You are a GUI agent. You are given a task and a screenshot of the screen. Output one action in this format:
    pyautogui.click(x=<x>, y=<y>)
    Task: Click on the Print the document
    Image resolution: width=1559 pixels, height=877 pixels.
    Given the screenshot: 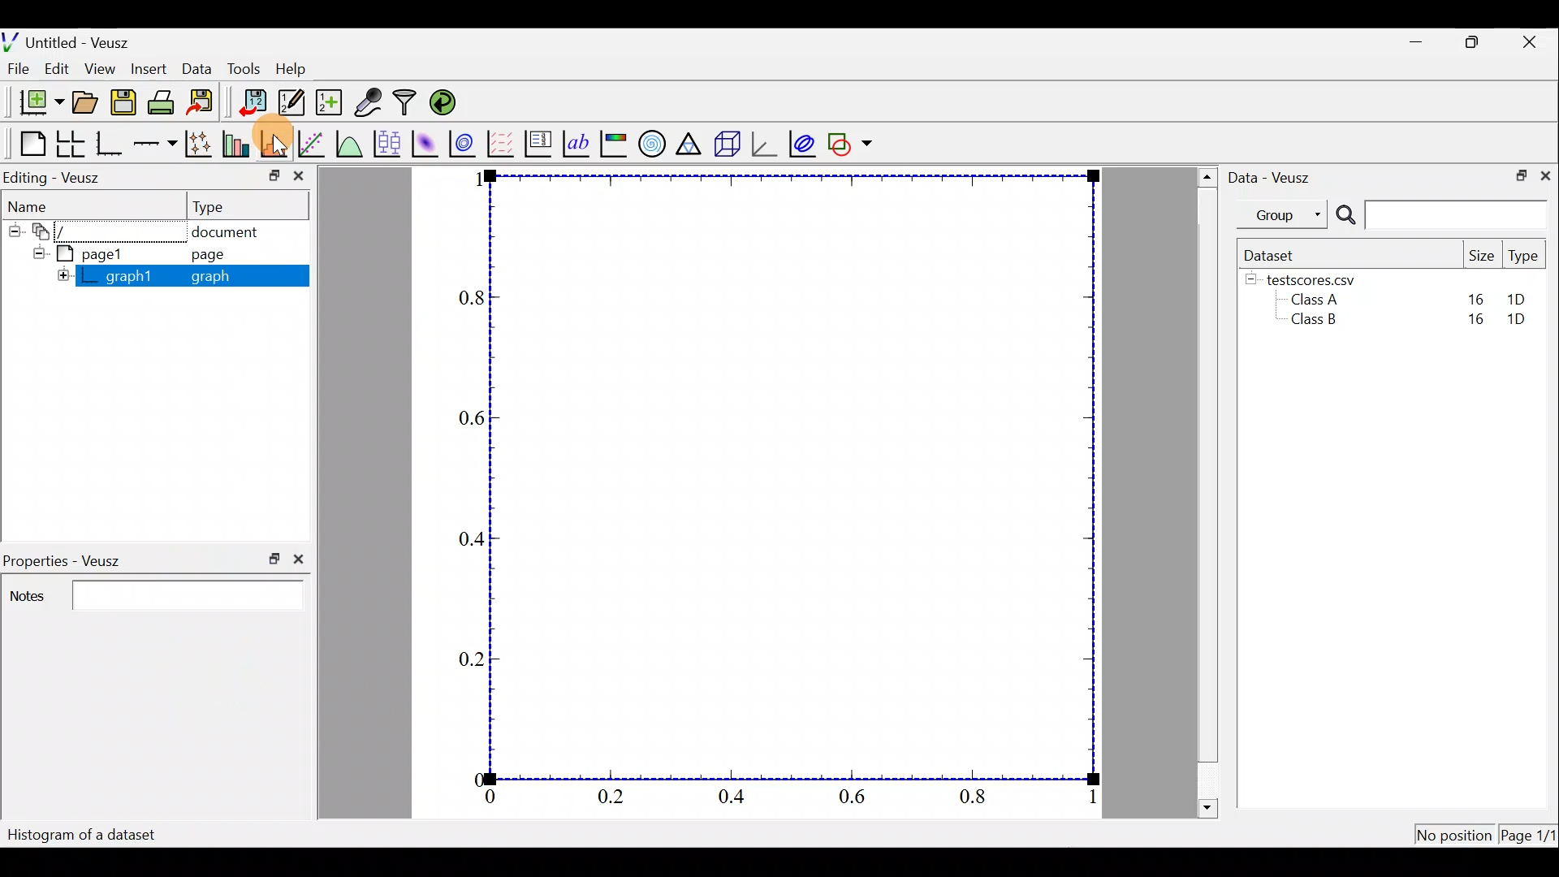 What is the action you would take?
    pyautogui.click(x=162, y=102)
    